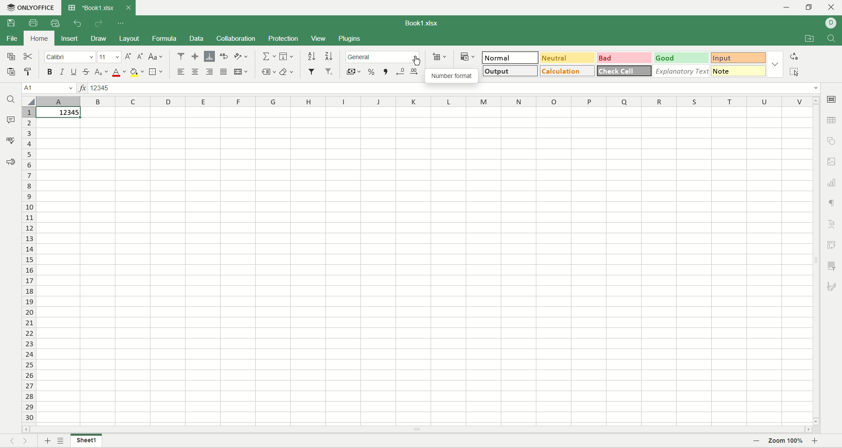  I want to click on align left, so click(182, 72).